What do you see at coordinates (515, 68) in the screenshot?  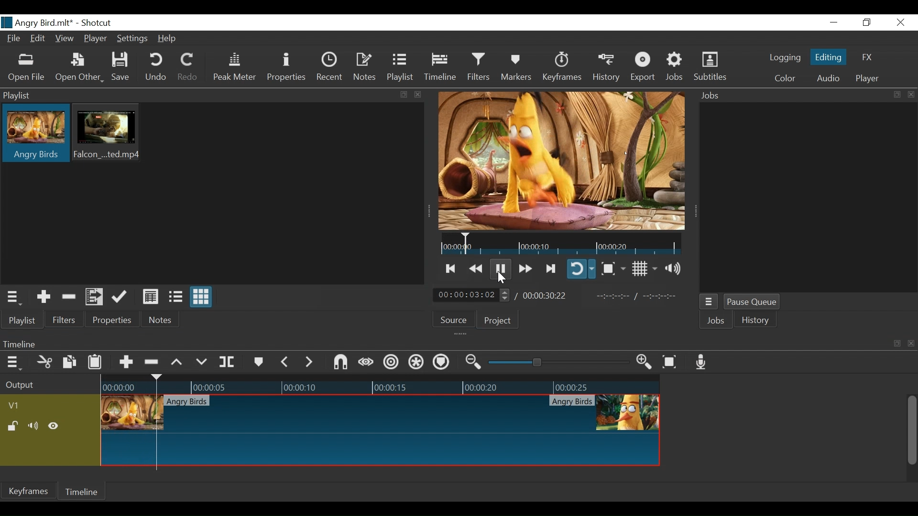 I see `Markers` at bounding box center [515, 68].